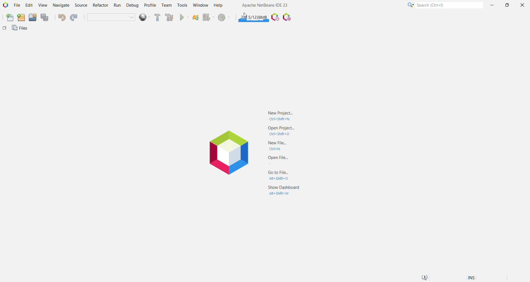 The image size is (530, 282). Describe the element at coordinates (254, 17) in the screenshot. I see `Click to force garbage collection` at that location.